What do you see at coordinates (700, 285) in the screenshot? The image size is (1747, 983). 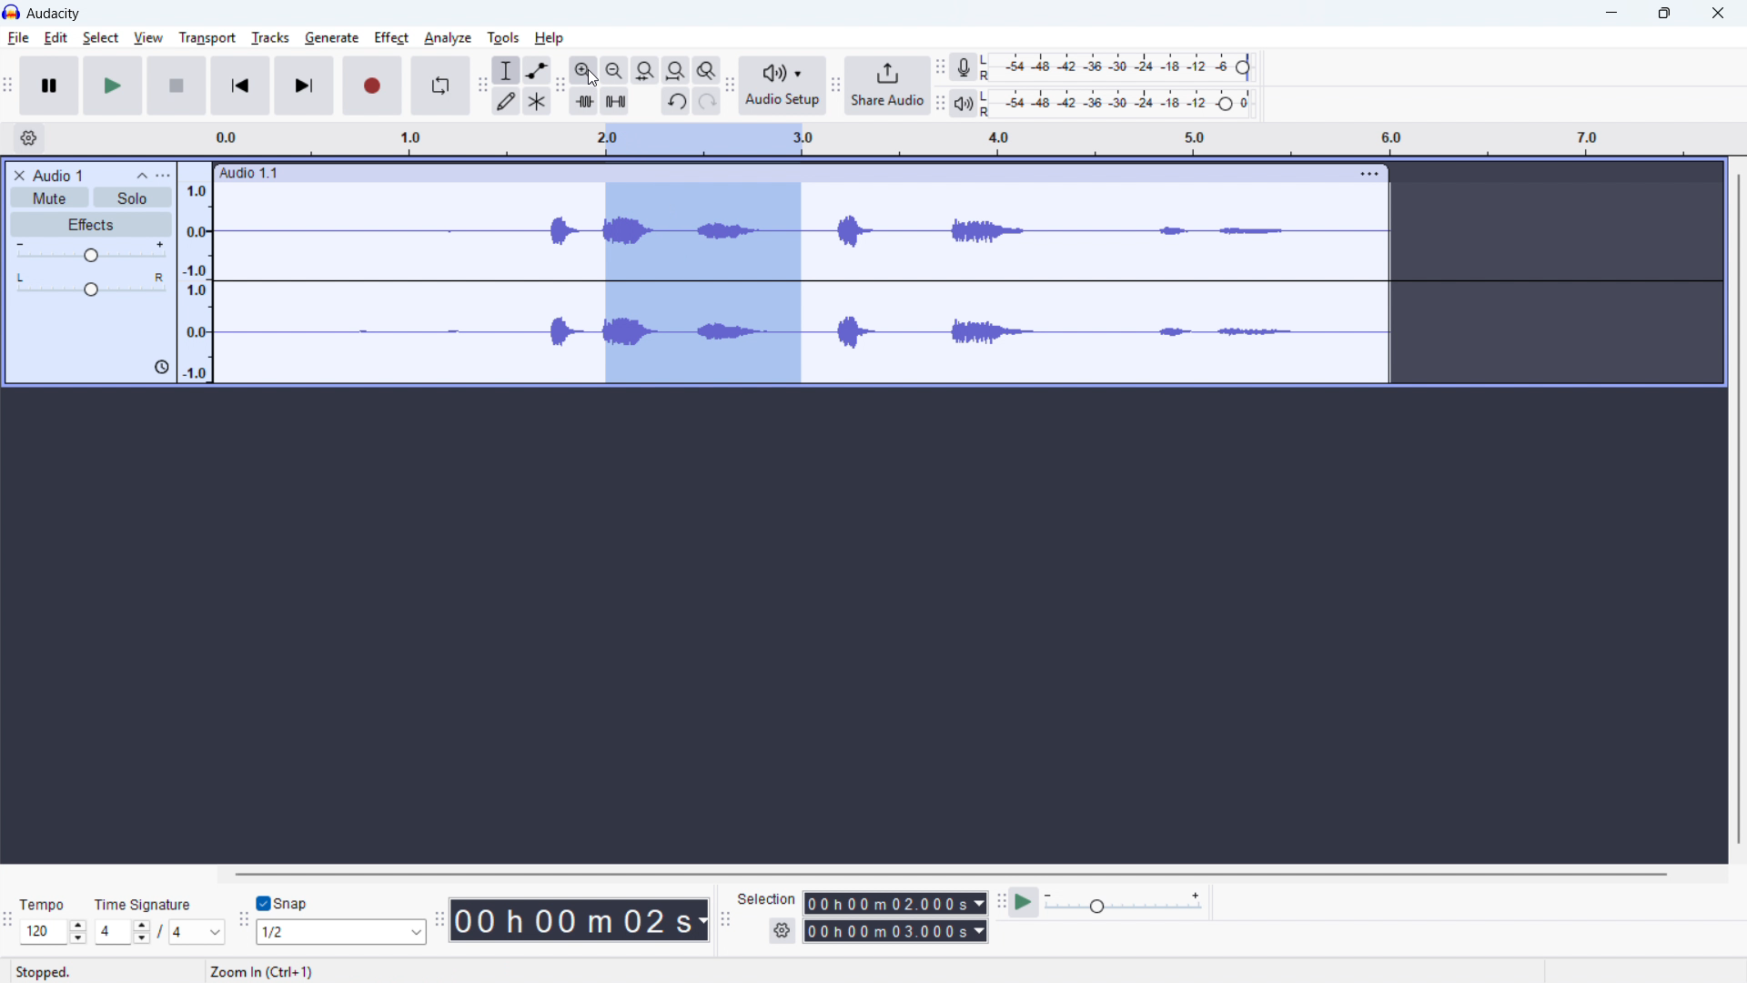 I see `Audio selection` at bounding box center [700, 285].